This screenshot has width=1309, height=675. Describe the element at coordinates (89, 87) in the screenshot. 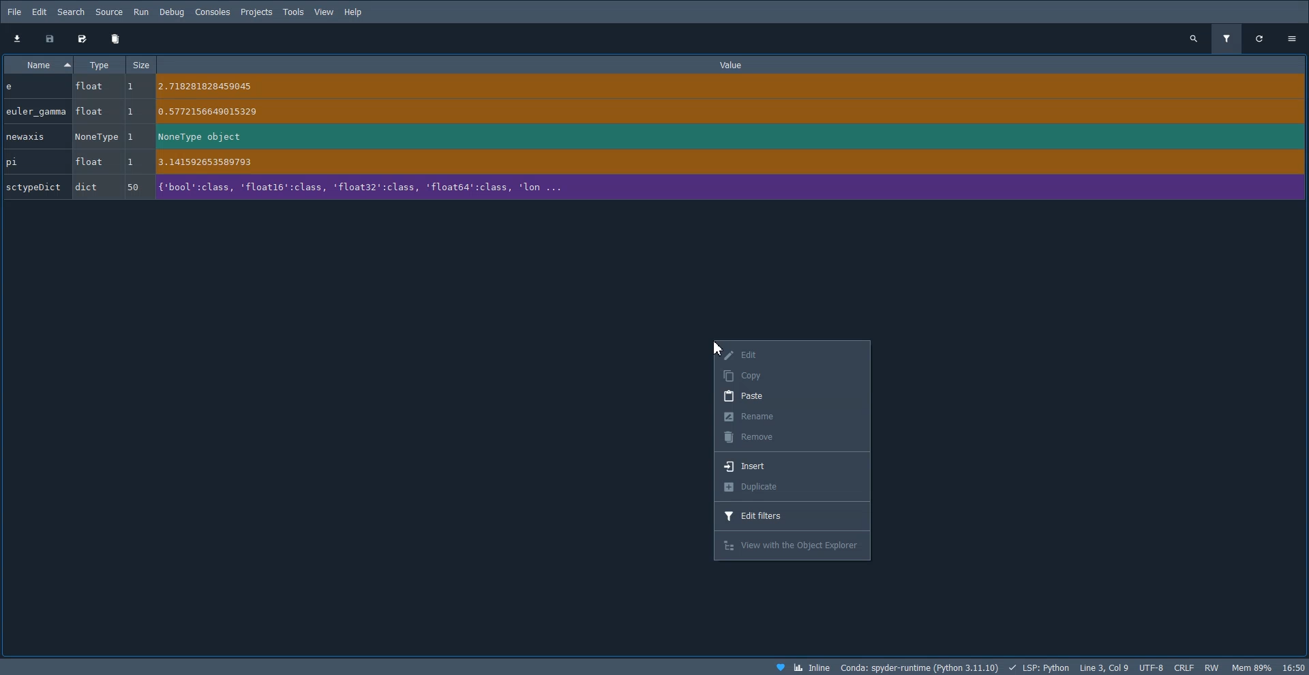

I see `float` at that location.